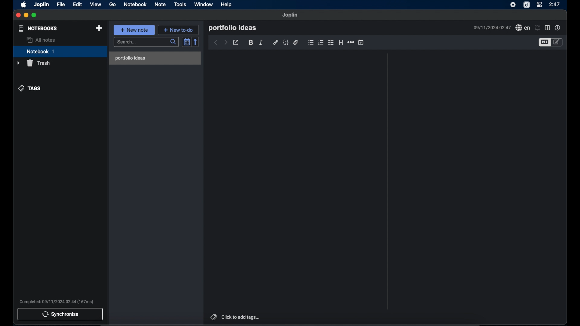  What do you see at coordinates (29, 88) in the screenshot?
I see `tags` at bounding box center [29, 88].